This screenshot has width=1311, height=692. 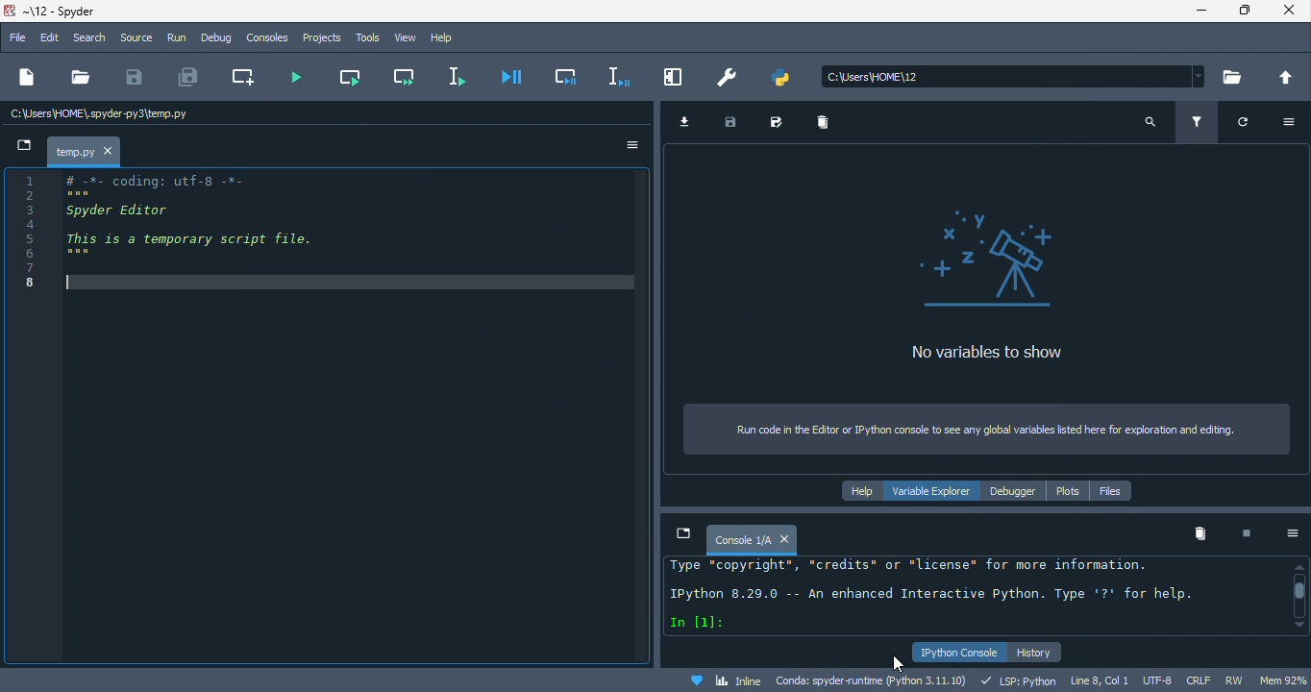 I want to click on delete, so click(x=828, y=125).